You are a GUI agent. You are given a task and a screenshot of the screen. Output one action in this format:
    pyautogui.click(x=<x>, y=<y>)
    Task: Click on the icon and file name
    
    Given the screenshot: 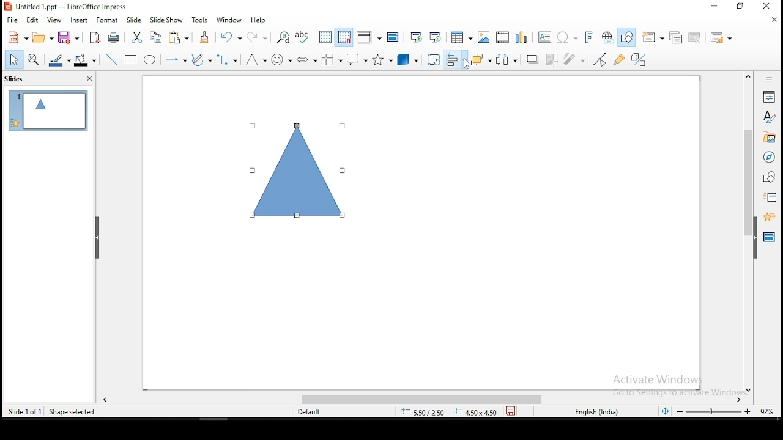 What is the action you would take?
    pyautogui.click(x=68, y=7)
    